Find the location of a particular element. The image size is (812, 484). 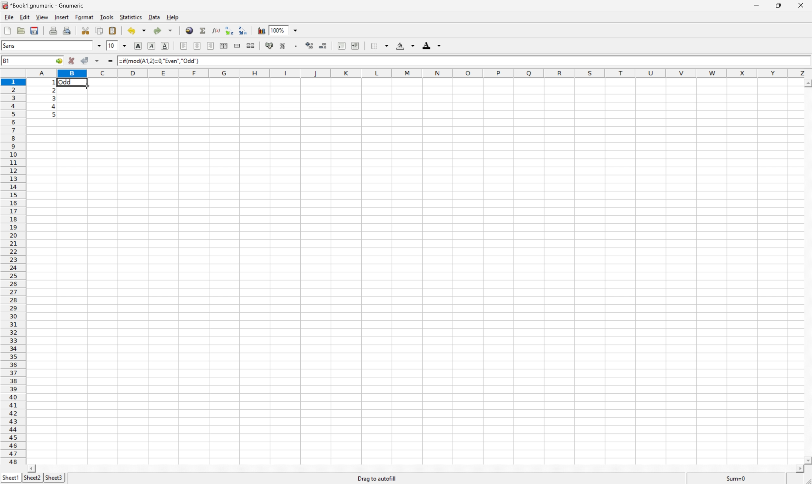

Tools is located at coordinates (107, 17).